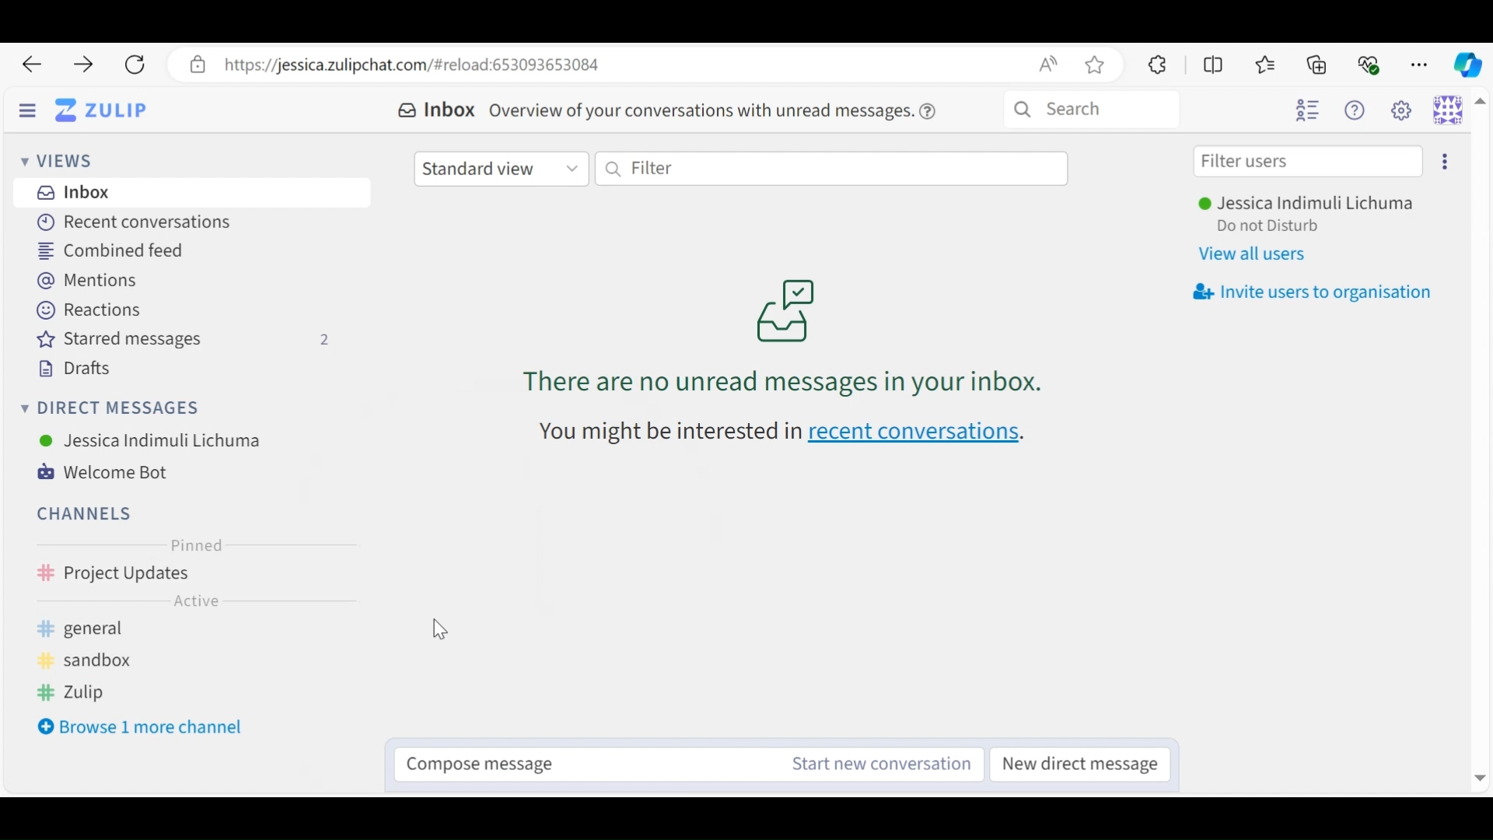 The height and width of the screenshot is (840, 1493). What do you see at coordinates (1085, 764) in the screenshot?
I see `New direct message` at bounding box center [1085, 764].